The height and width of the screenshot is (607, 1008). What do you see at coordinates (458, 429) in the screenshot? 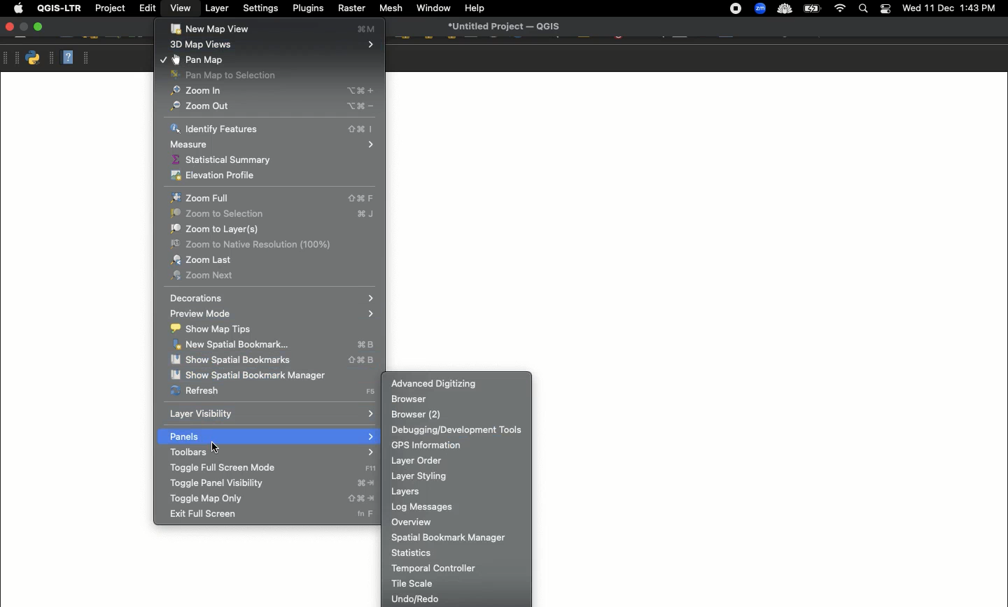
I see `Debugging development tools` at bounding box center [458, 429].